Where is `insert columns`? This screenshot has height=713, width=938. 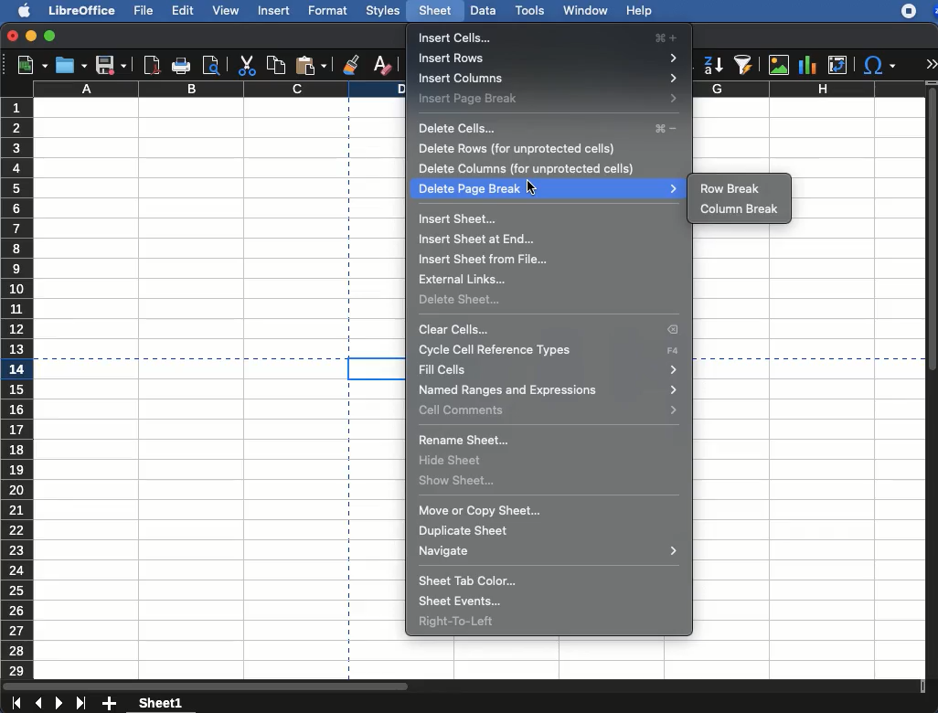 insert columns is located at coordinates (549, 79).